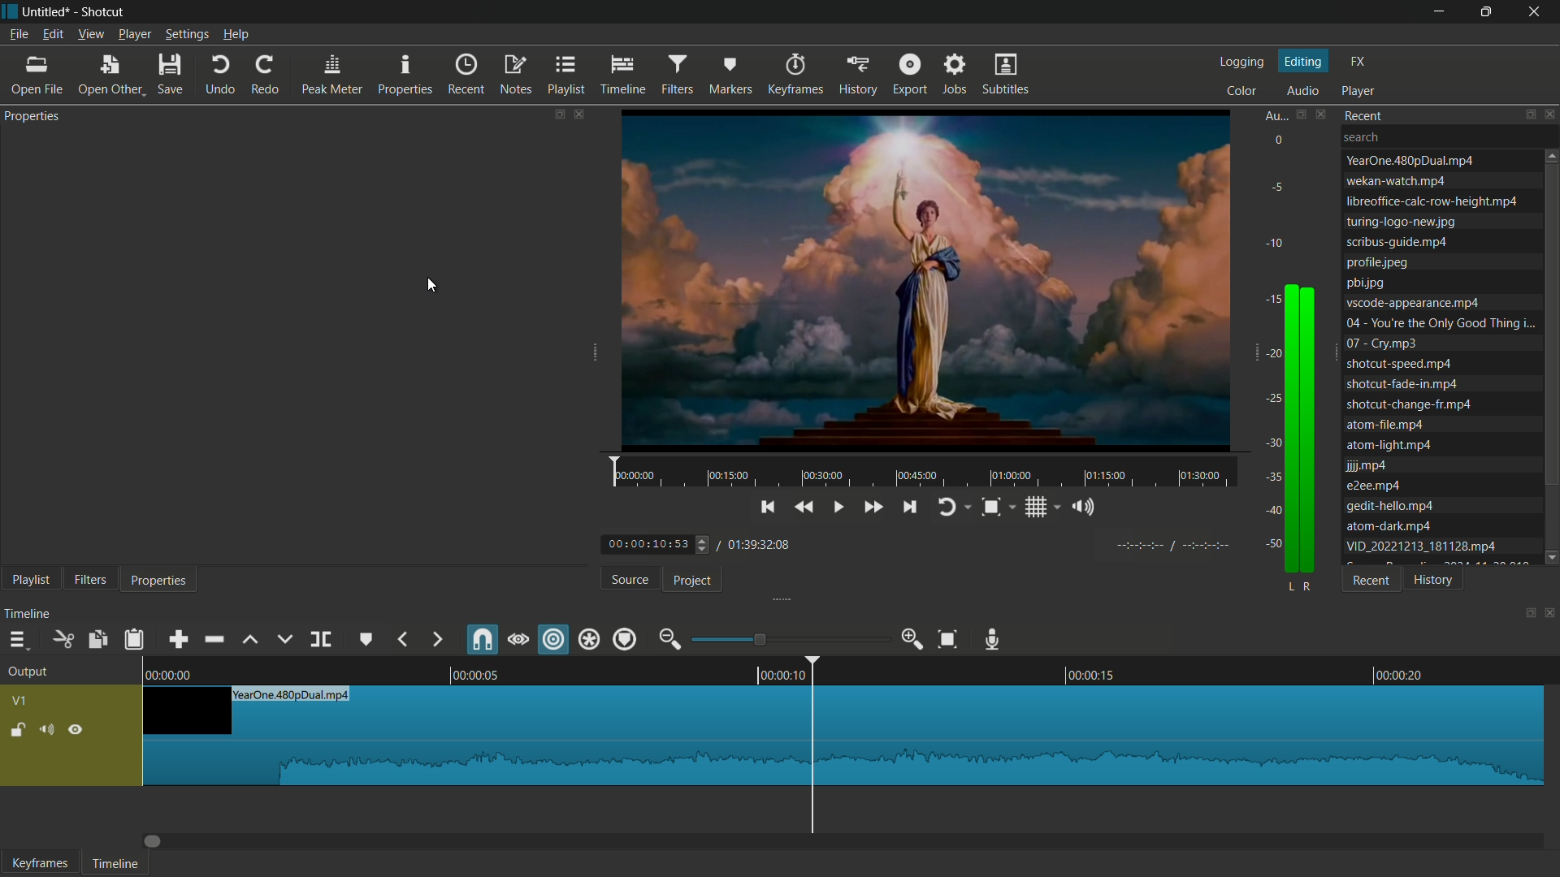 Image resolution: width=1560 pixels, height=877 pixels. Describe the element at coordinates (788, 639) in the screenshot. I see `adjustment bar` at that location.